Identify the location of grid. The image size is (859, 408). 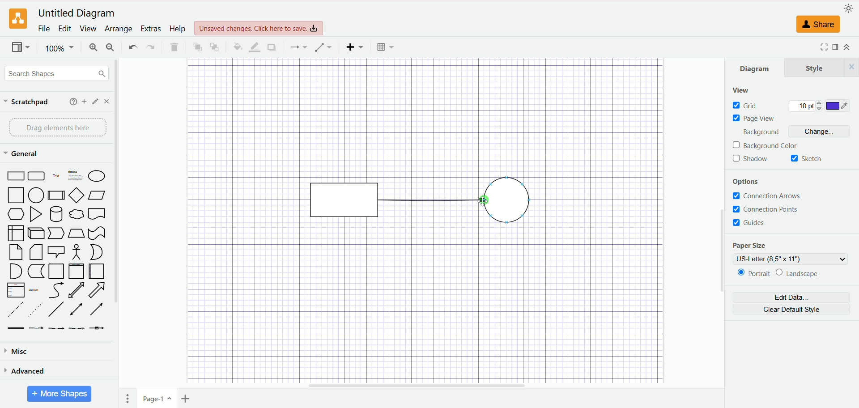
(748, 105).